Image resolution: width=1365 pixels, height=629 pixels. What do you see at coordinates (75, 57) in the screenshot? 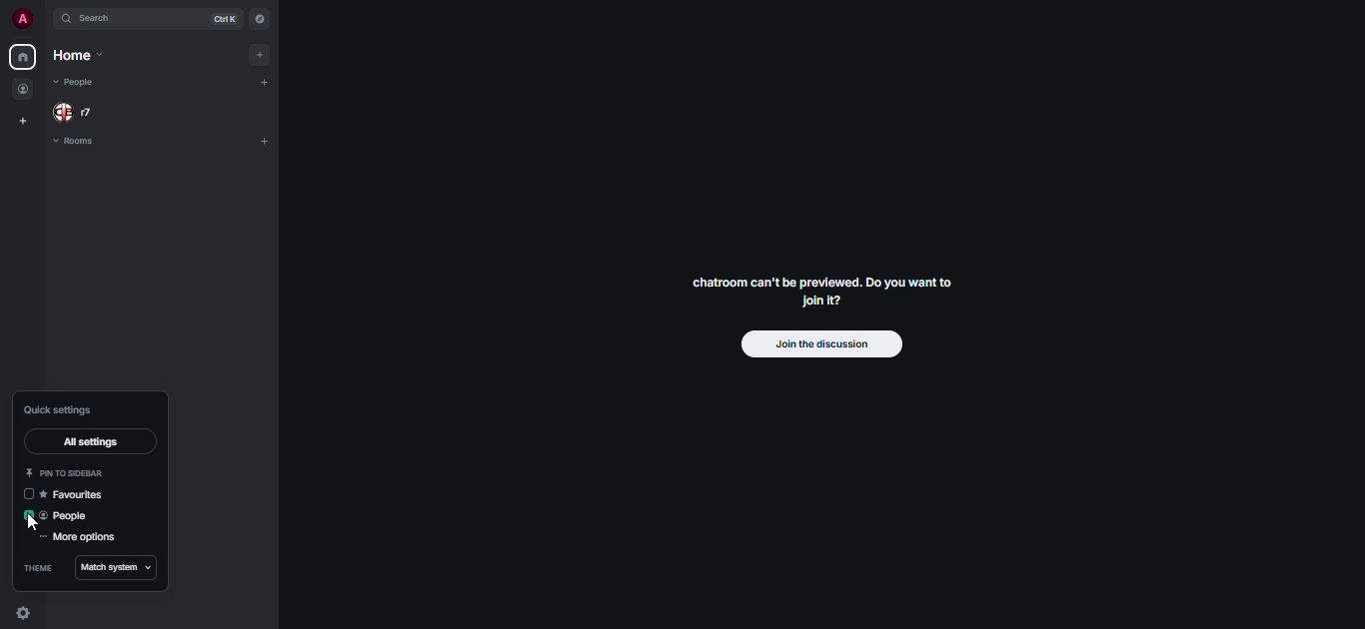
I see `home` at bounding box center [75, 57].